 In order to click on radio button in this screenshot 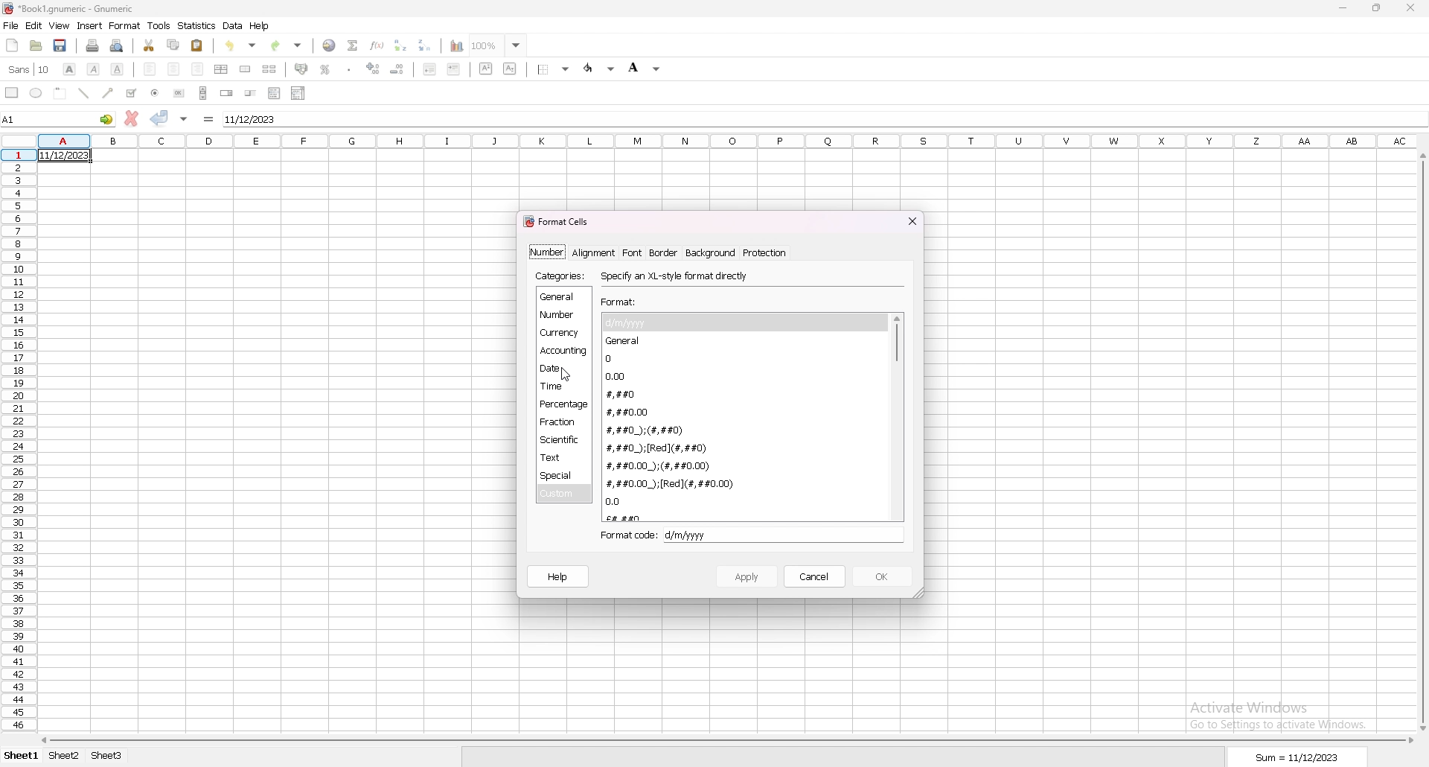, I will do `click(156, 93)`.